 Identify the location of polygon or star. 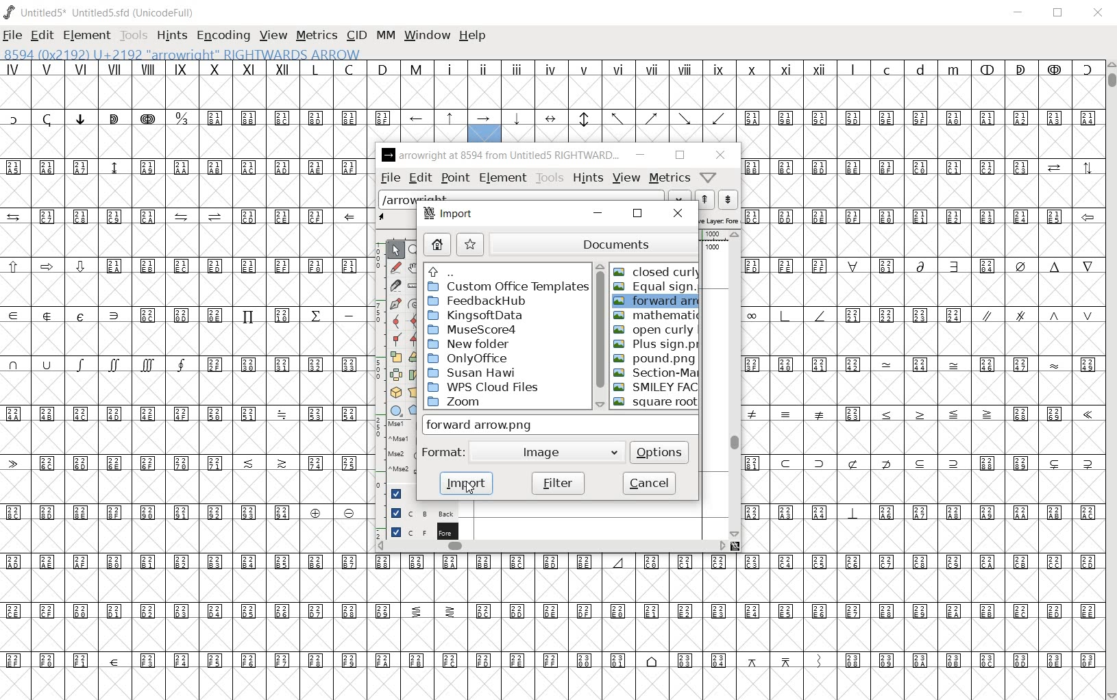
(415, 410).